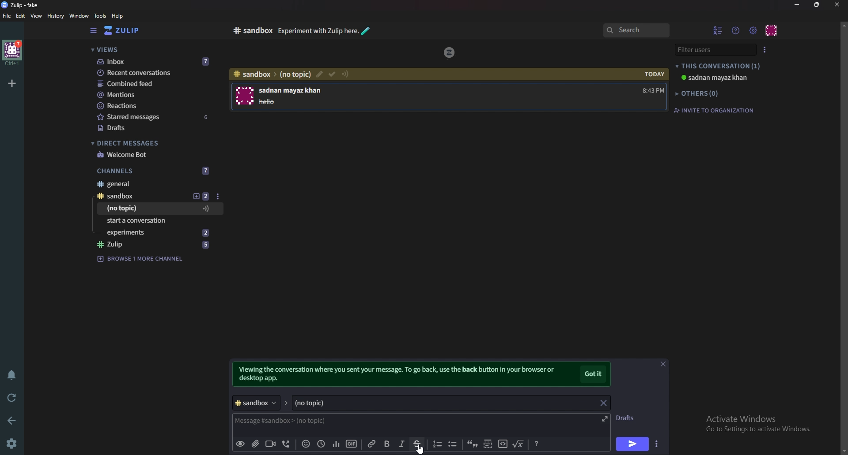 This screenshot has height=455, width=848. I want to click on Direct messages, so click(151, 142).